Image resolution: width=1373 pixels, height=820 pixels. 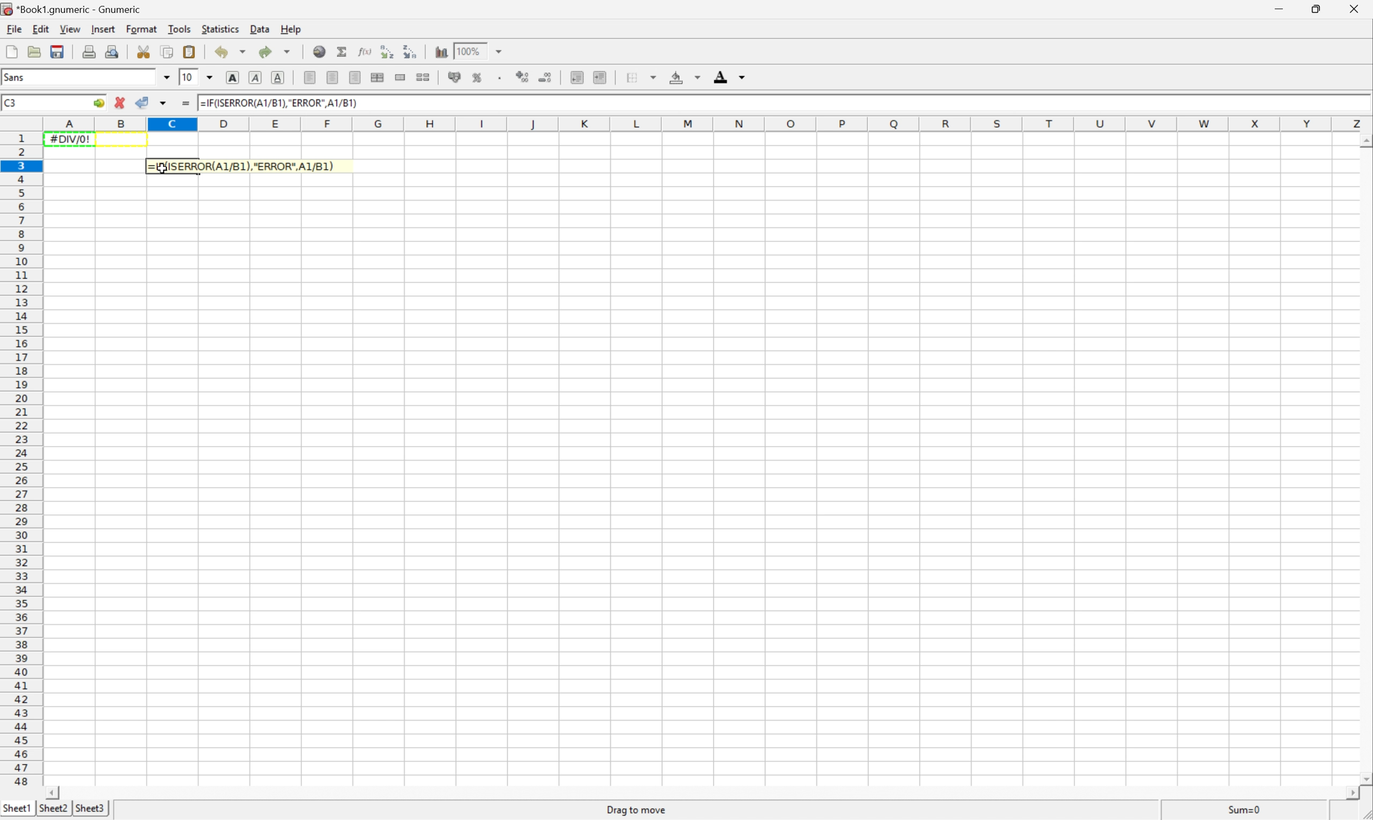 I want to click on Center horizontally across selection, so click(x=378, y=77).